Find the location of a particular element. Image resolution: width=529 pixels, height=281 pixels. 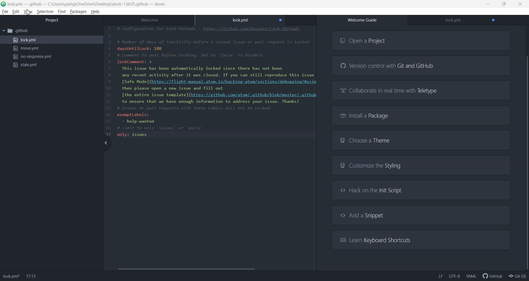

Vertical drag handle is located at coordinates (106, 143).